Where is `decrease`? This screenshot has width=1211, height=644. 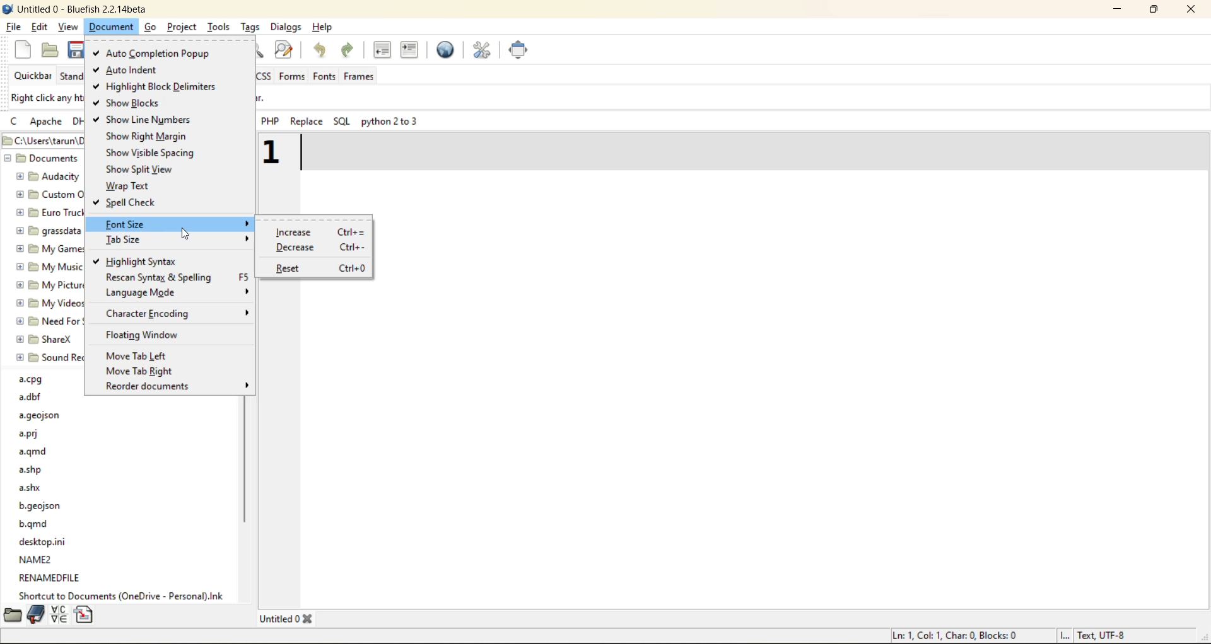 decrease is located at coordinates (325, 248).